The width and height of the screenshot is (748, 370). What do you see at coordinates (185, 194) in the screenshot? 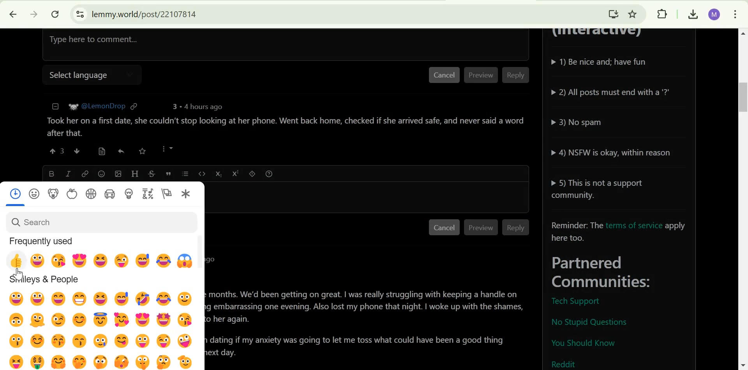
I see `community` at bounding box center [185, 194].